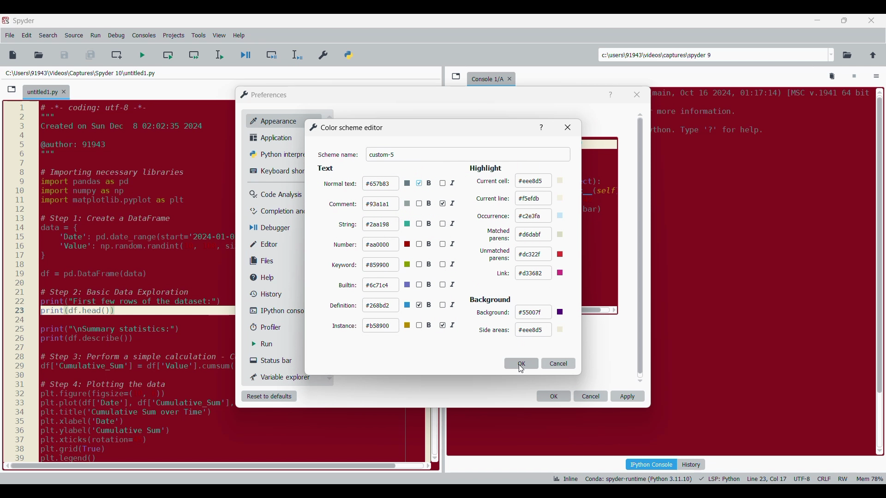  Describe the element at coordinates (340, 185) in the screenshot. I see `normal text` at that location.